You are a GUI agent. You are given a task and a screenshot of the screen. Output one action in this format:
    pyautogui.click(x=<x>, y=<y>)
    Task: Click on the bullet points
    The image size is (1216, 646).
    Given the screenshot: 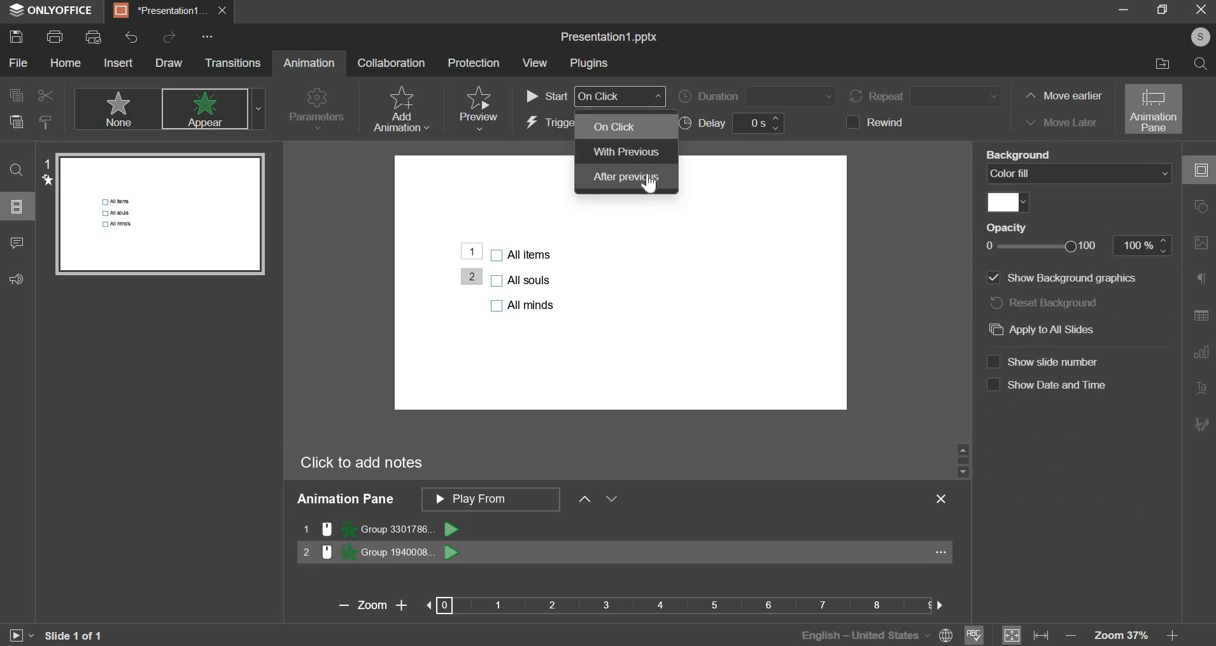 What is the action you would take?
    pyautogui.click(x=523, y=279)
    